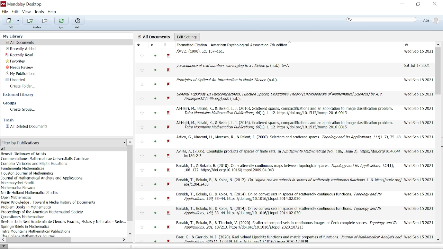 Image resolution: width=443 pixels, height=249 pixels. What do you see at coordinates (156, 128) in the screenshot?
I see `status` at bounding box center [156, 128].